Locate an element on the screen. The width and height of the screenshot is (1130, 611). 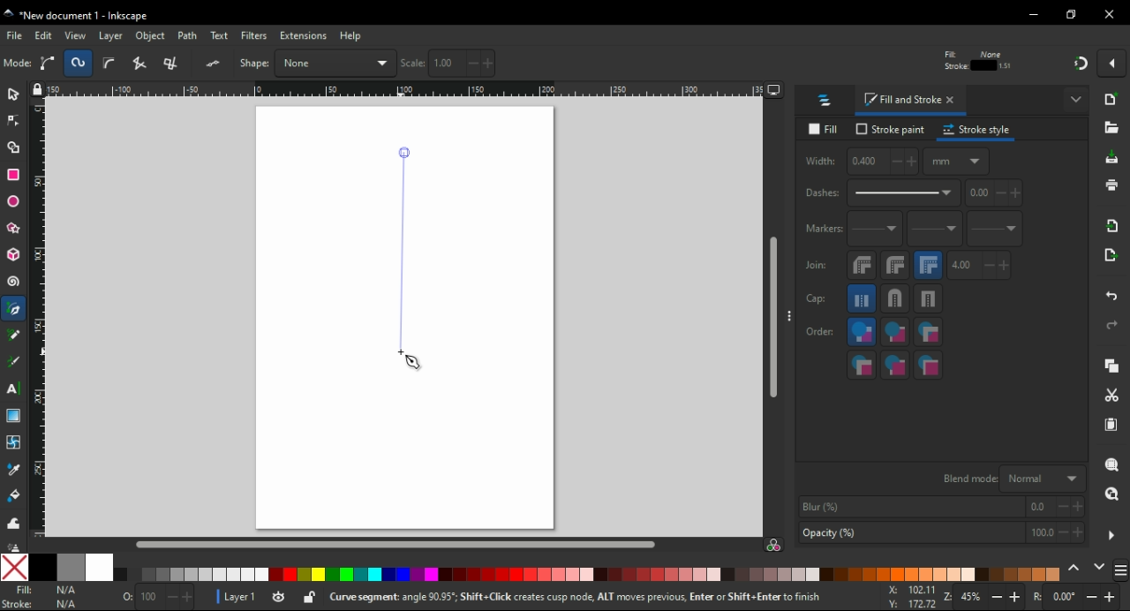
select all in all layers is located at coordinates (50, 63).